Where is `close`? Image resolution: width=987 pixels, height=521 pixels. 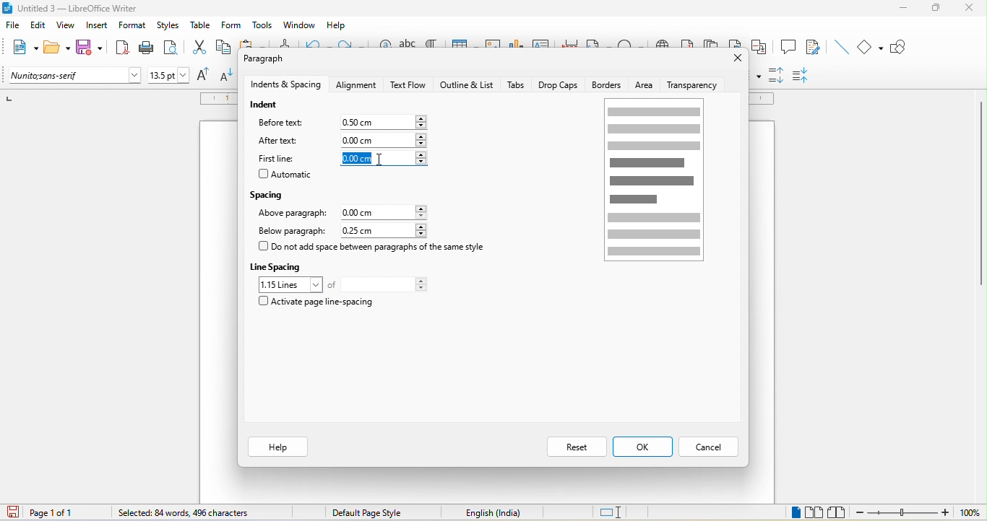
close is located at coordinates (736, 57).